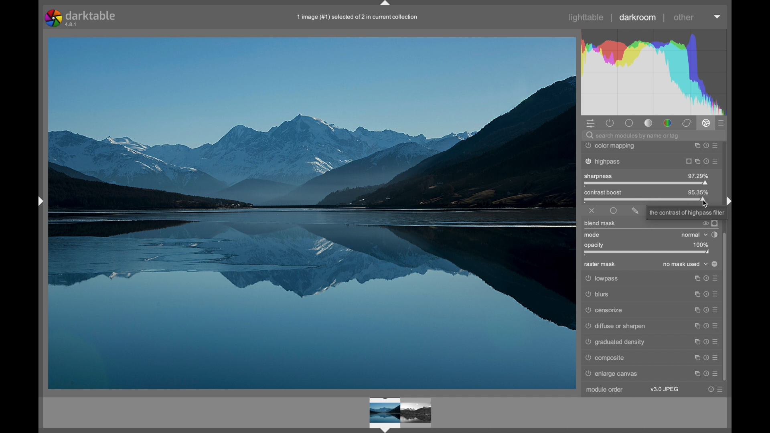  Describe the element at coordinates (665, 389) in the screenshot. I see `v3.0 jpeg` at that location.